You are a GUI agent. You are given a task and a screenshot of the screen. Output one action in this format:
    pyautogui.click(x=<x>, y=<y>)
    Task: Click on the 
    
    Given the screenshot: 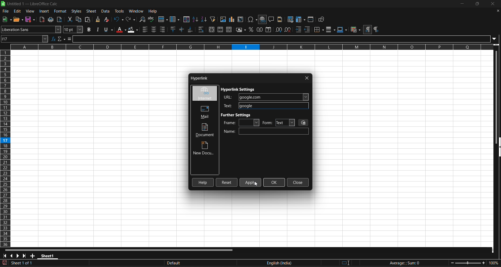 What is the action you would take?
    pyautogui.click(x=700, y=518)
    